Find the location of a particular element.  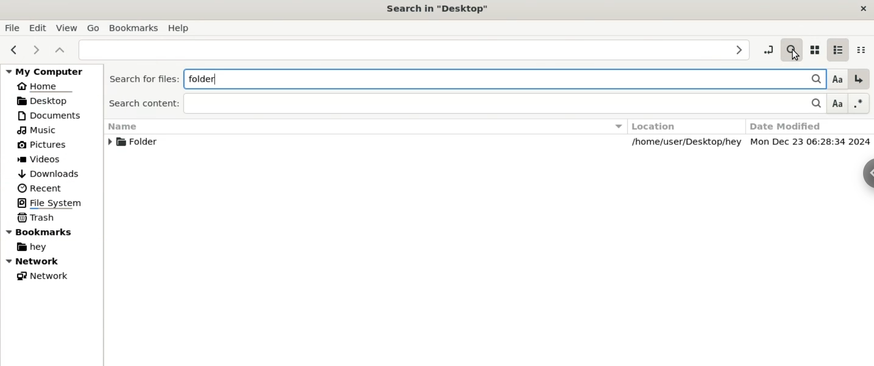

Network is located at coordinates (41, 275).